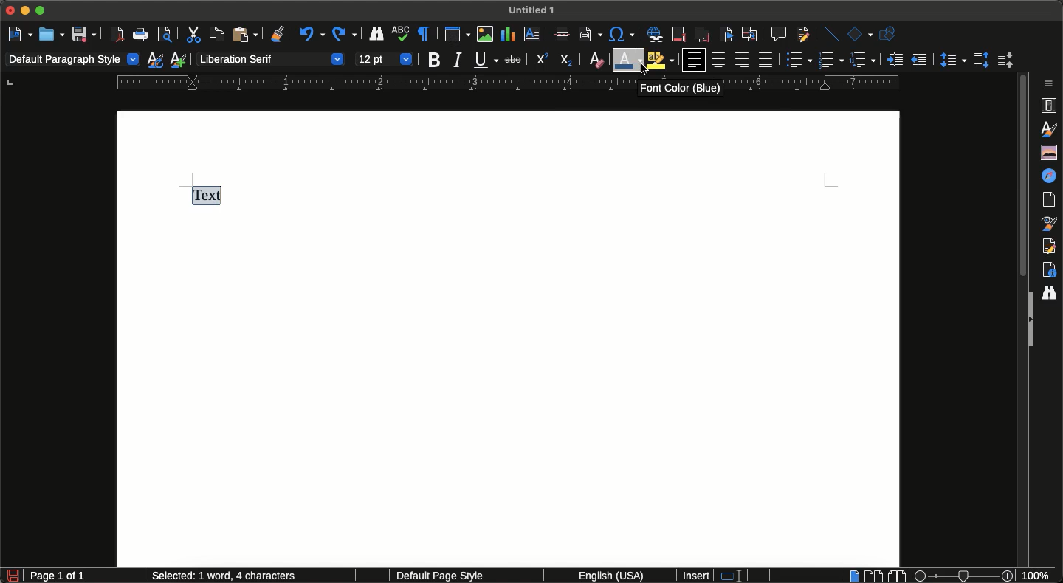  What do you see at coordinates (655, 32) in the screenshot?
I see `Insert hyperlink` at bounding box center [655, 32].